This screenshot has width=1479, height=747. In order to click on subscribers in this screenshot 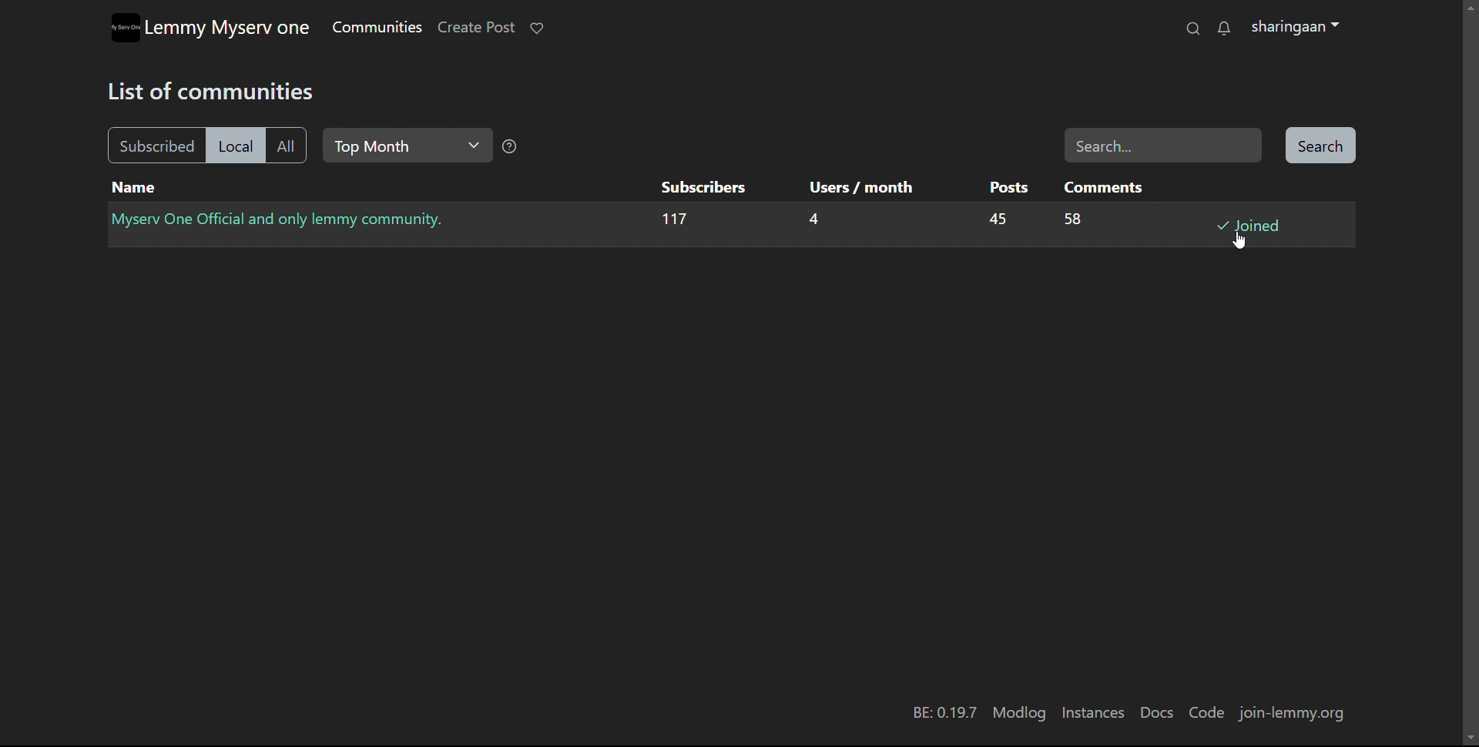, I will do `click(700, 186)`.